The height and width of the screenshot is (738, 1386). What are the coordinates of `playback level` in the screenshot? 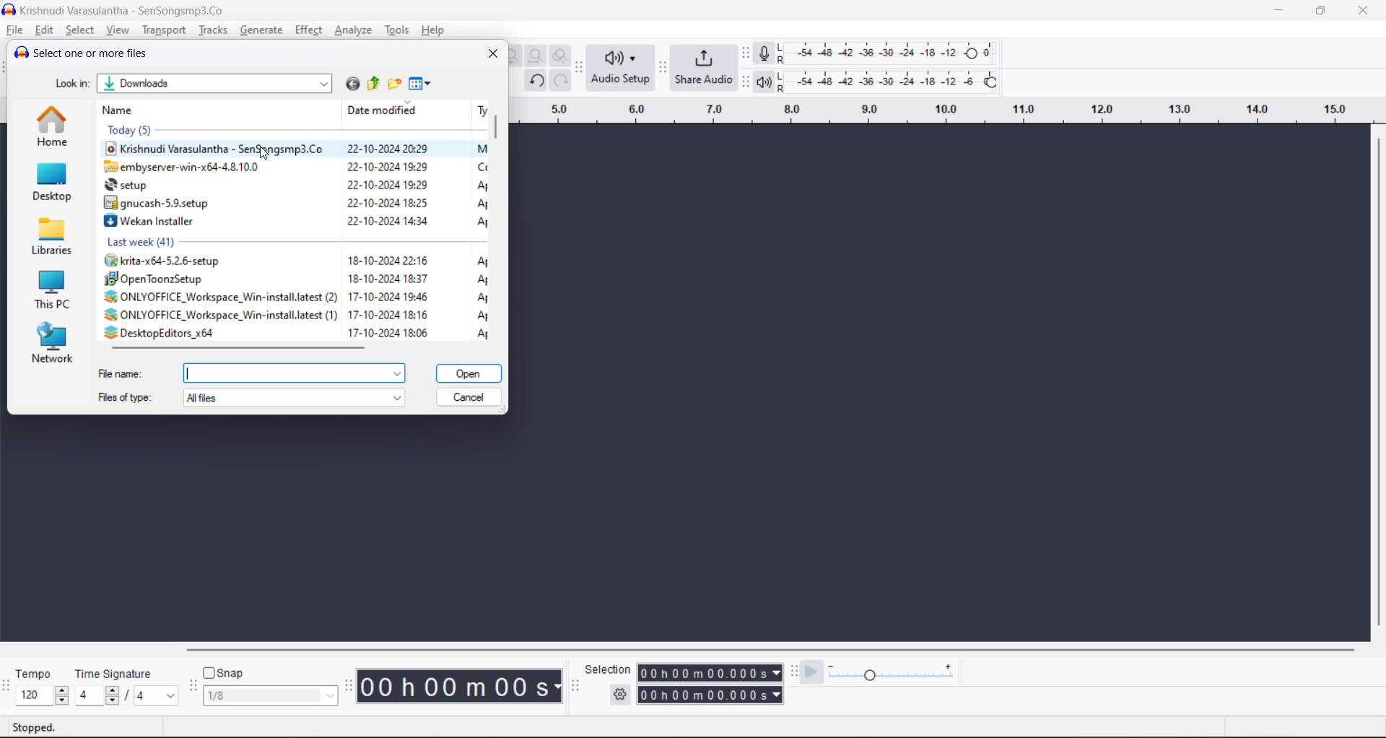 It's located at (898, 80).